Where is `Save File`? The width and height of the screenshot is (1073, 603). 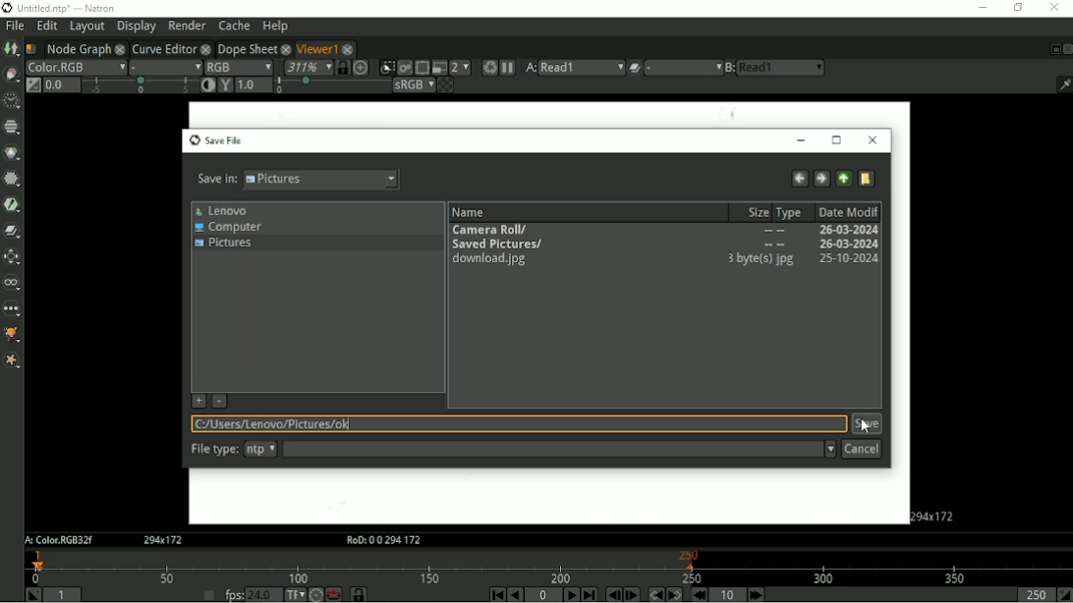 Save File is located at coordinates (215, 140).